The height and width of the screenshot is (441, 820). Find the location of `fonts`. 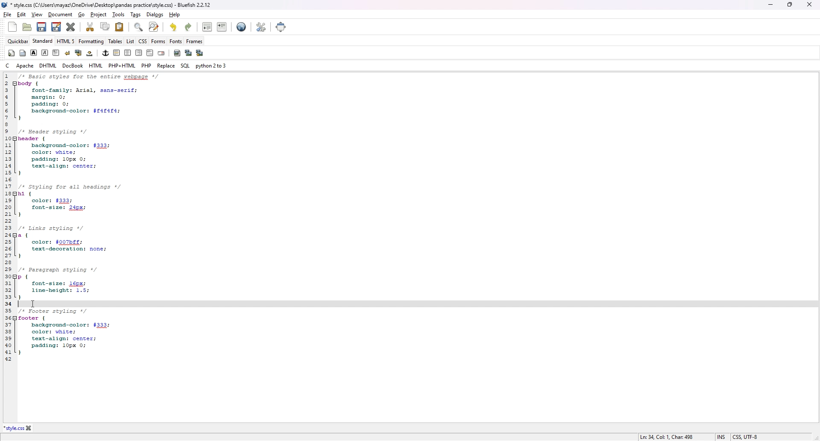

fonts is located at coordinates (176, 41).